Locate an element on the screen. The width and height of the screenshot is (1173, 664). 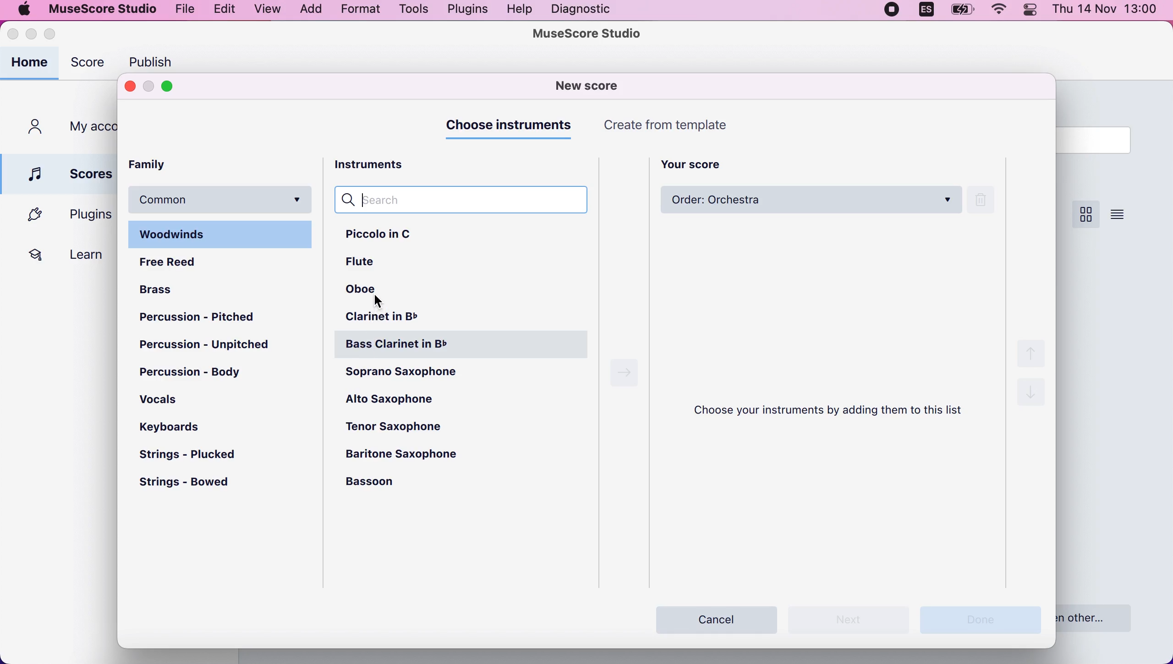
search is located at coordinates (470, 201).